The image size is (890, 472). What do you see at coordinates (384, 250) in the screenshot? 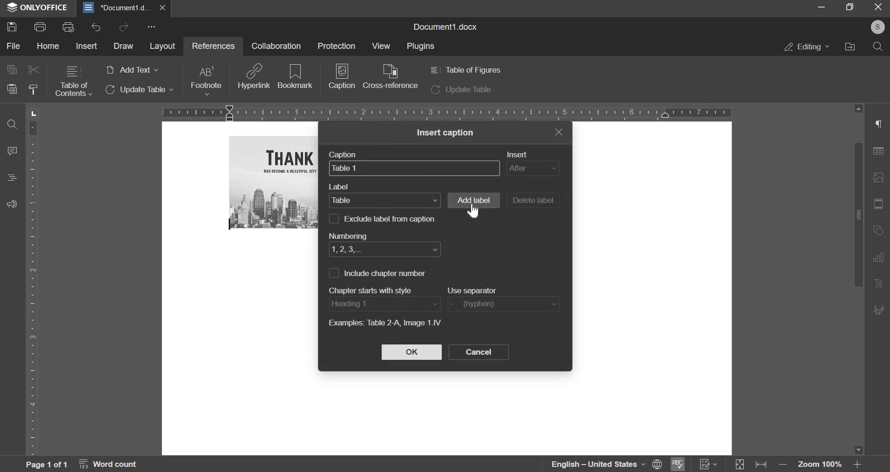
I see `numbering` at bounding box center [384, 250].